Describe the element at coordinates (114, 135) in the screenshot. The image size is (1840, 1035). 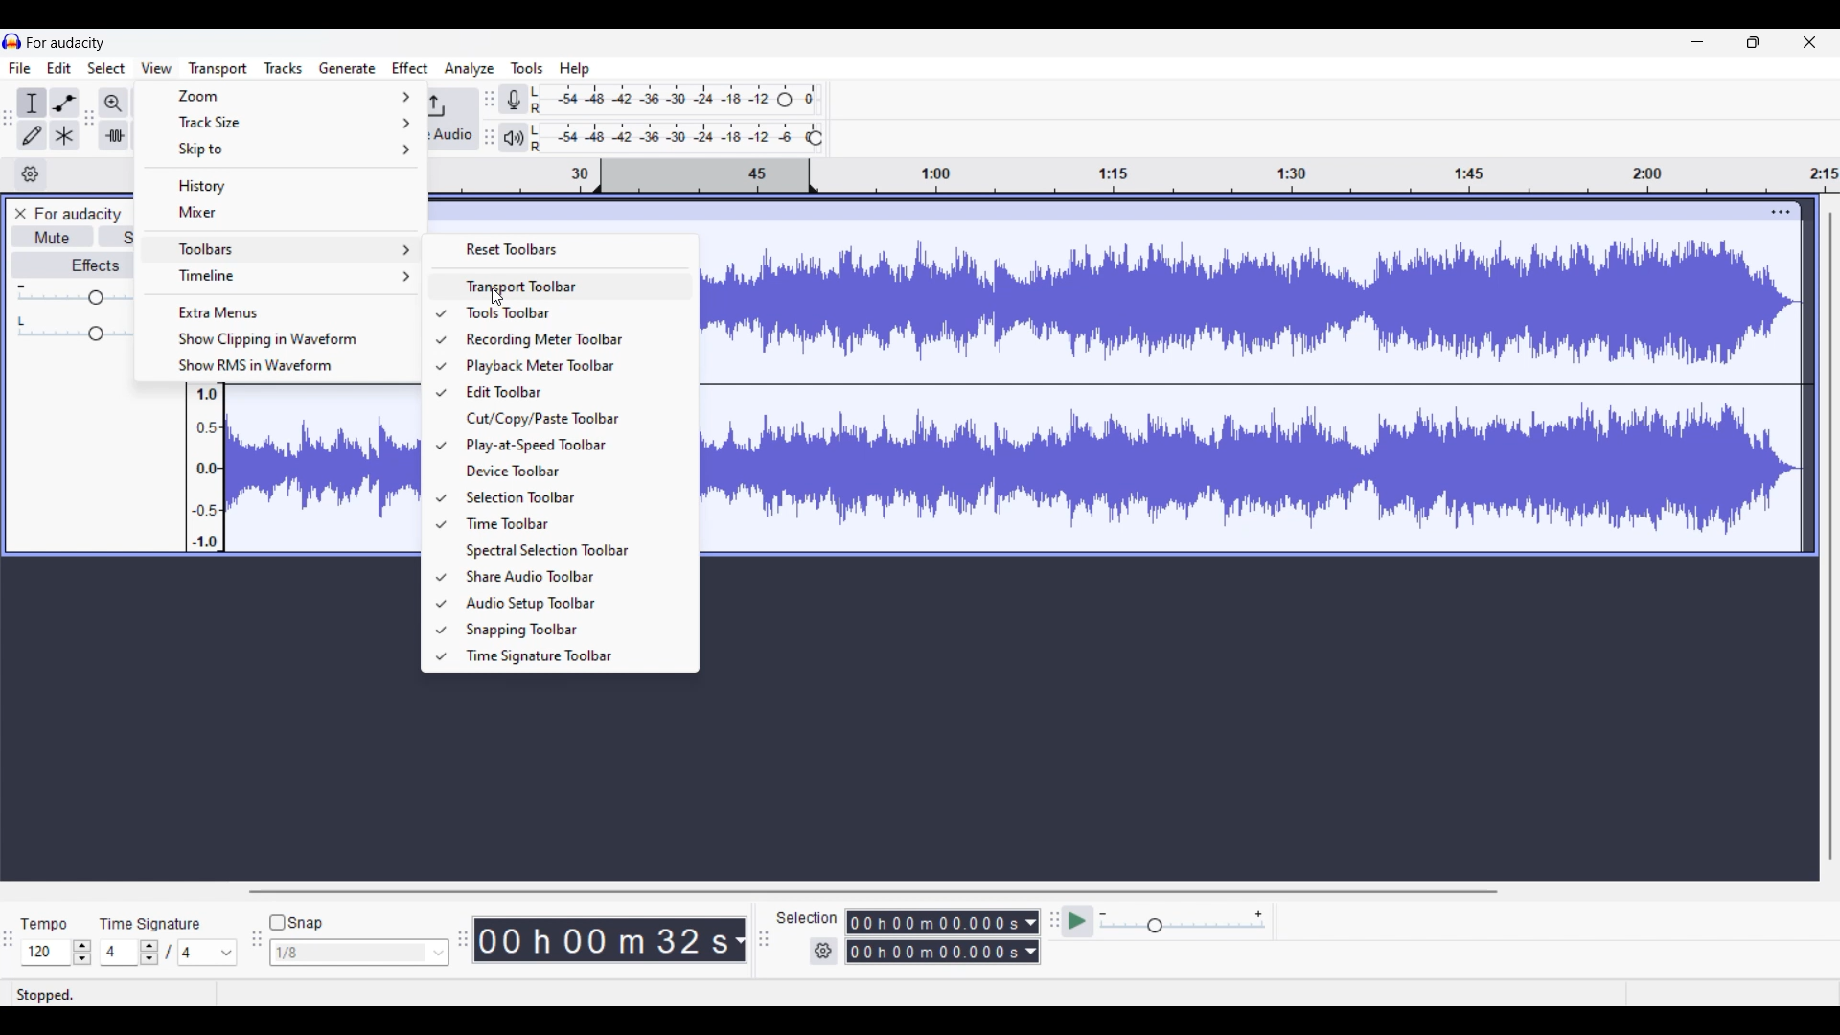
I see `Trim audio outside selection` at that location.